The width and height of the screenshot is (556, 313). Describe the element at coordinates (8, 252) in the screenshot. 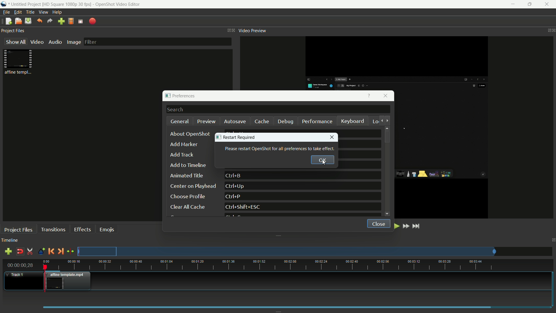

I see `add track` at that location.